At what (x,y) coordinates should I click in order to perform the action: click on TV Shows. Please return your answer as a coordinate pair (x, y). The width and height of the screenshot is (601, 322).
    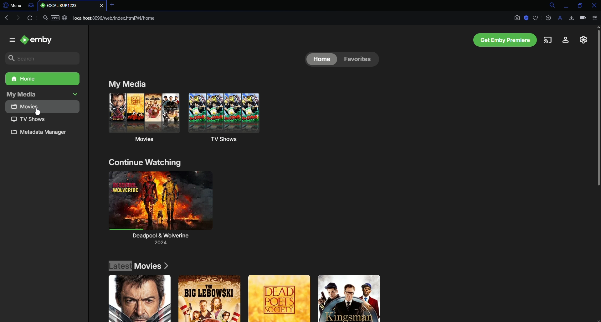
    Looking at the image, I should click on (229, 120).